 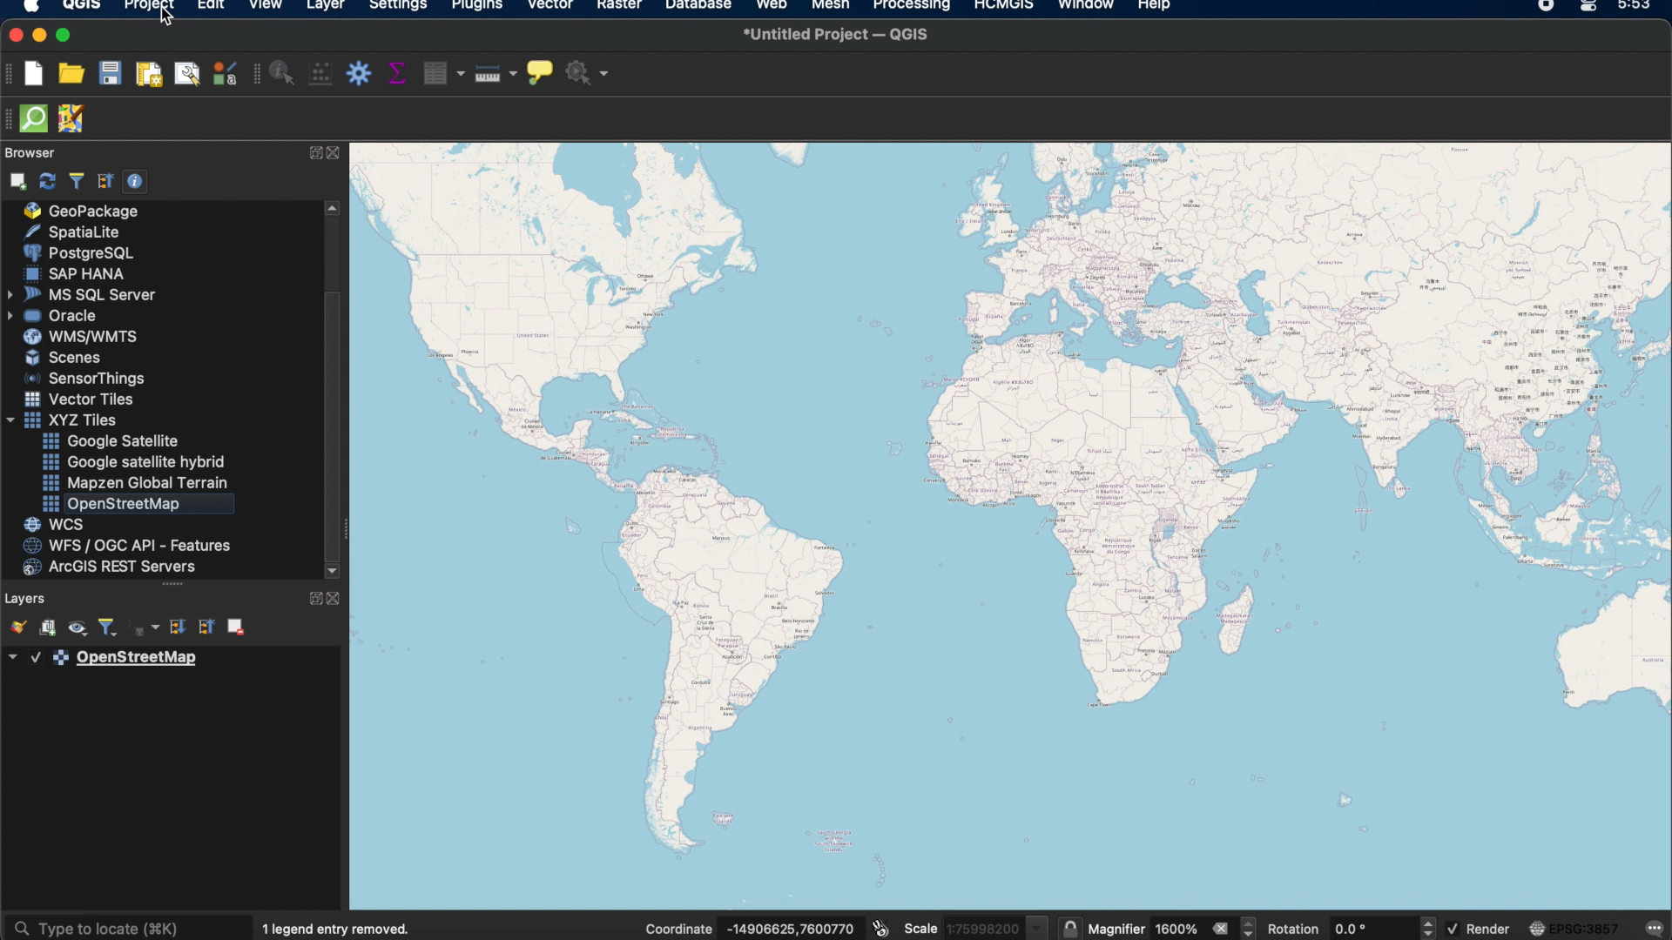 What do you see at coordinates (14, 33) in the screenshot?
I see `close` at bounding box center [14, 33].